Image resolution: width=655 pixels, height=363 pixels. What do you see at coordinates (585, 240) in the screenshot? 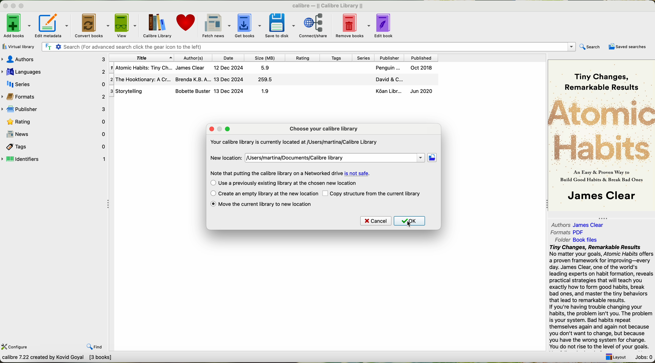
I see `Book file` at bounding box center [585, 240].